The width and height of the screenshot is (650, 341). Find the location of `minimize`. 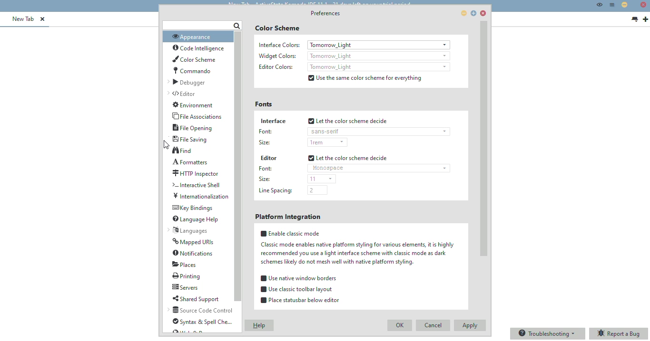

minimize is located at coordinates (624, 4).